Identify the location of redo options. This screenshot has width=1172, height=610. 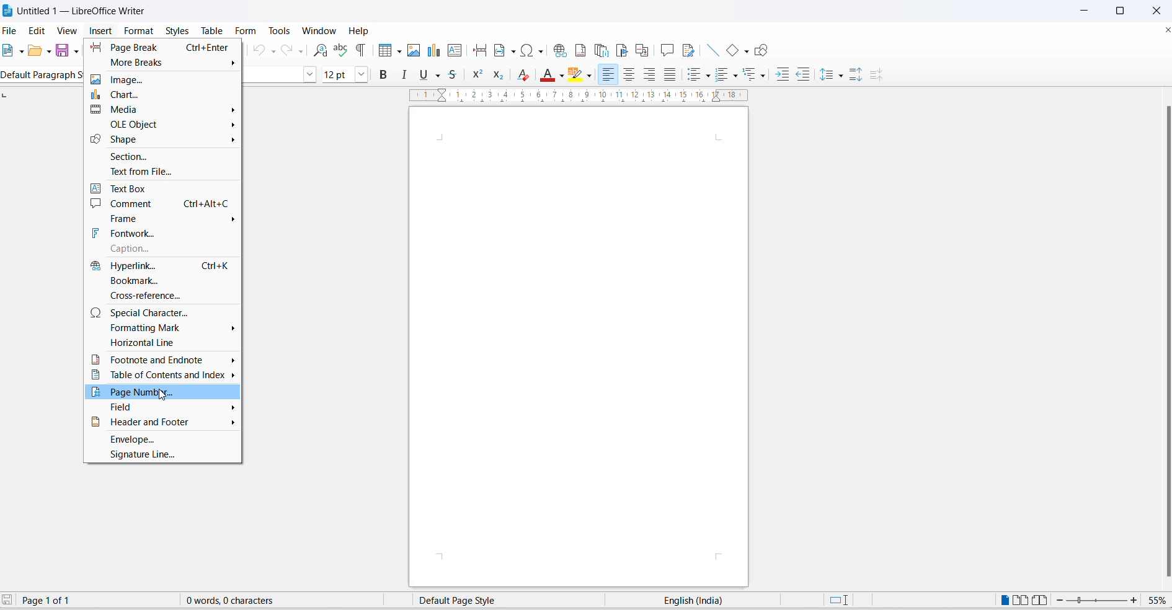
(301, 51).